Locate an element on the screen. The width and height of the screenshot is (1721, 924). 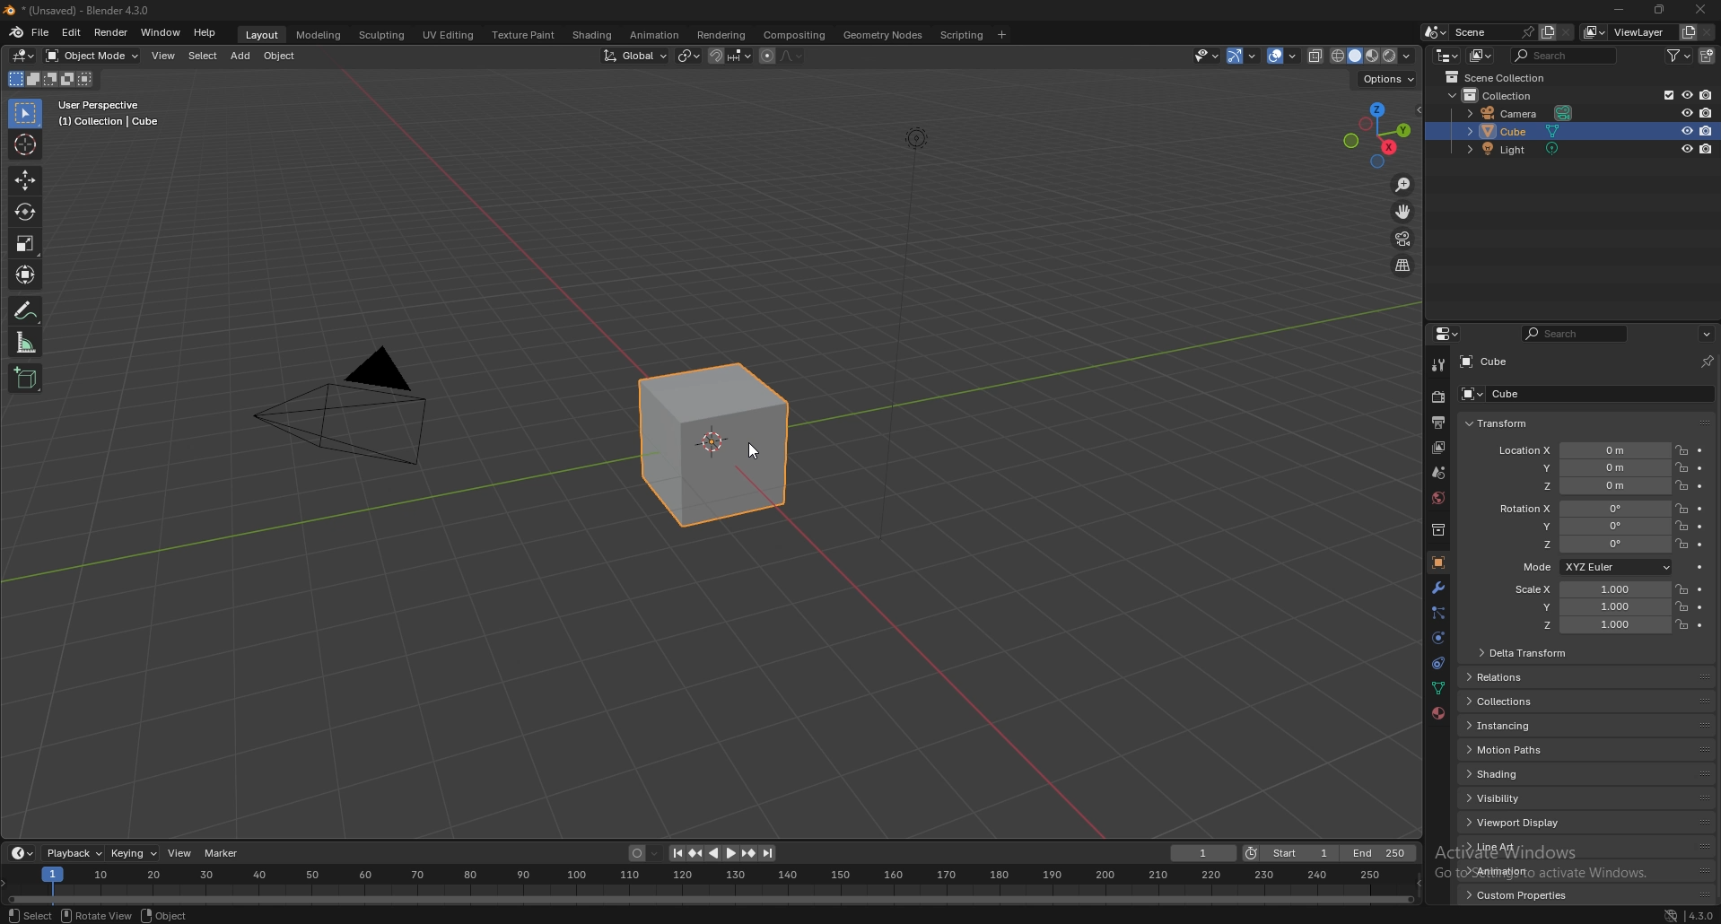
delete scene is located at coordinates (1566, 32).